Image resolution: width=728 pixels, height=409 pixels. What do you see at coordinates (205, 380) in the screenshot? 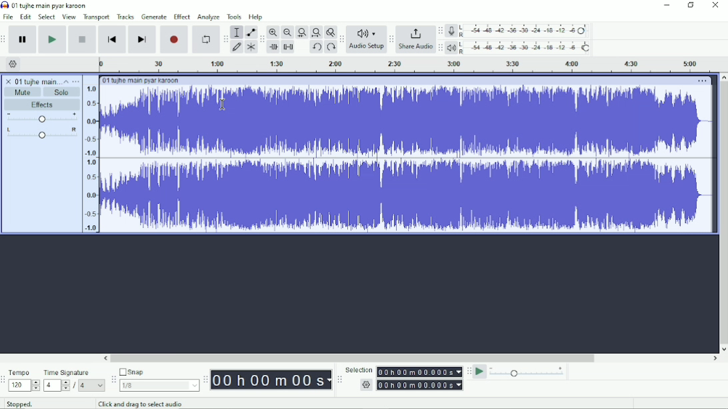
I see `Audacity timetoolbar` at bounding box center [205, 380].